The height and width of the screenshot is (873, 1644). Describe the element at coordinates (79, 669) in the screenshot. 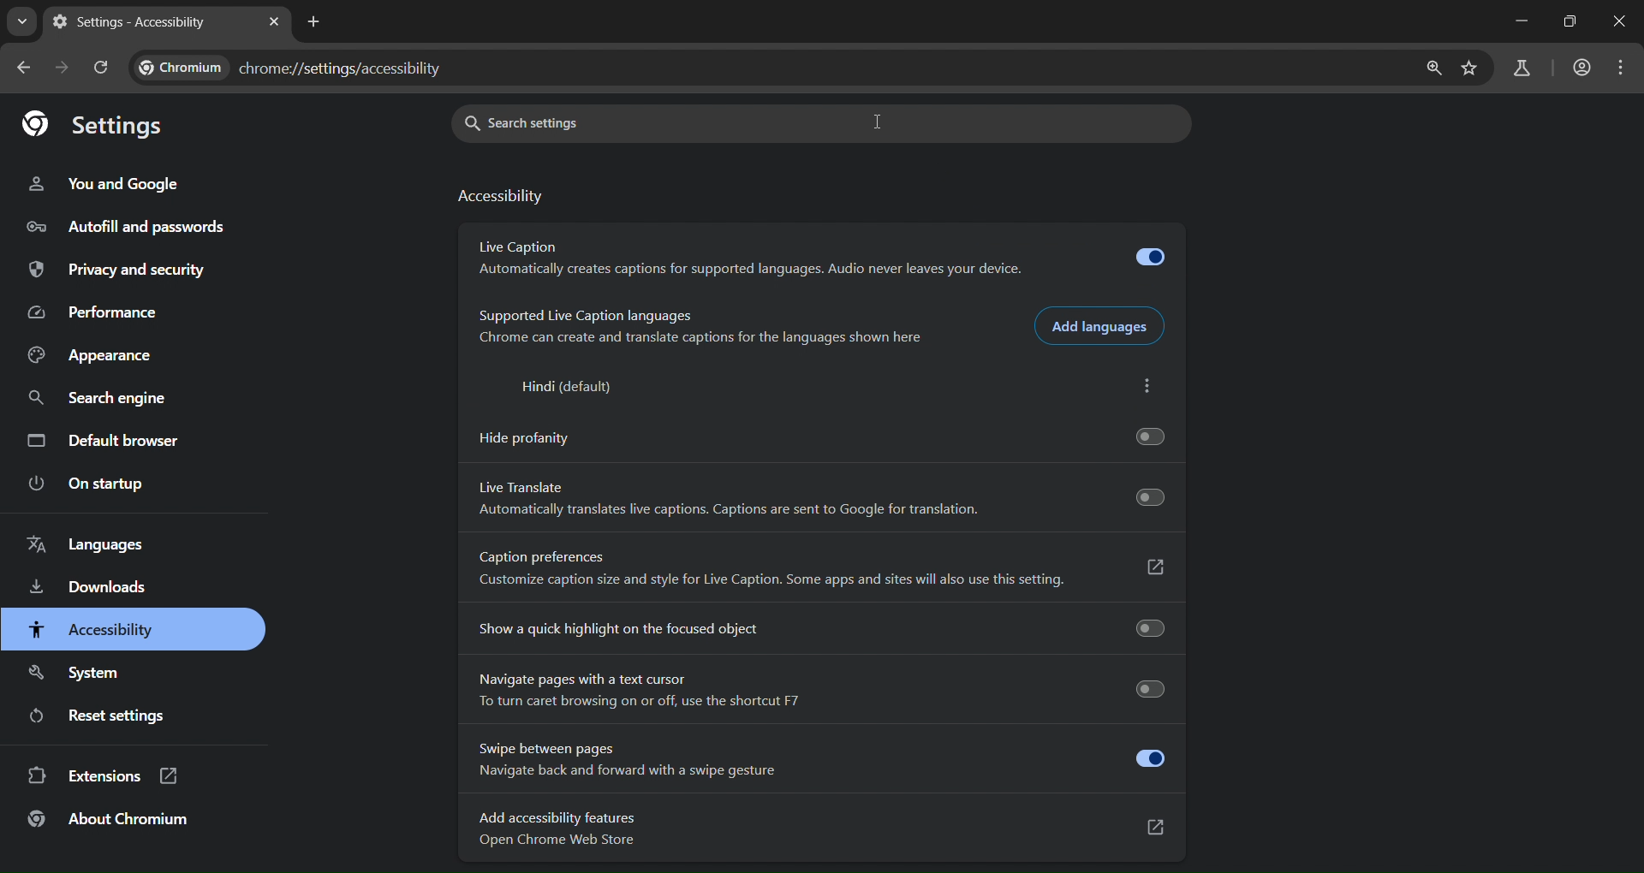

I see `system` at that location.